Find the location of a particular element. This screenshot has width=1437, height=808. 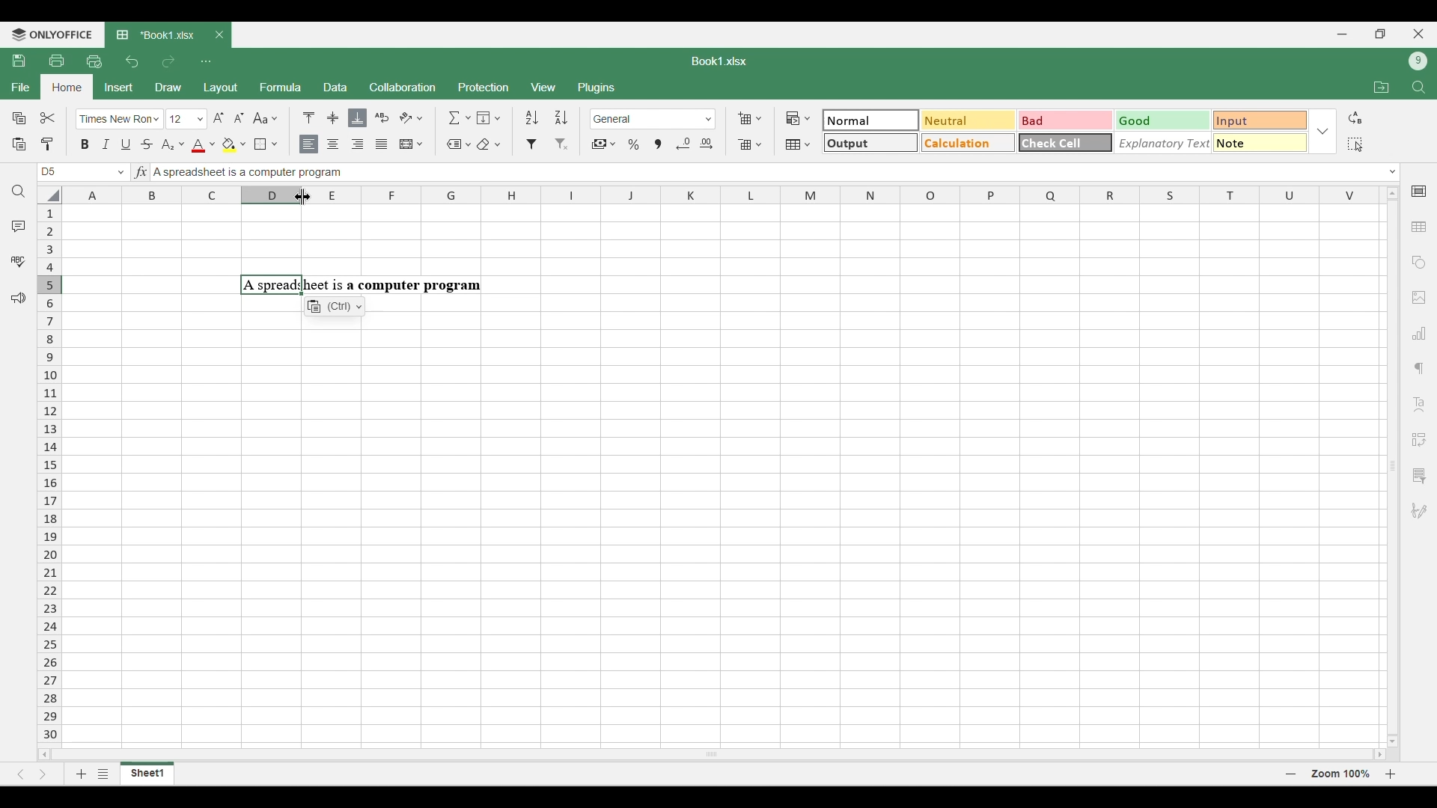

Insert chart is located at coordinates (1420, 333).